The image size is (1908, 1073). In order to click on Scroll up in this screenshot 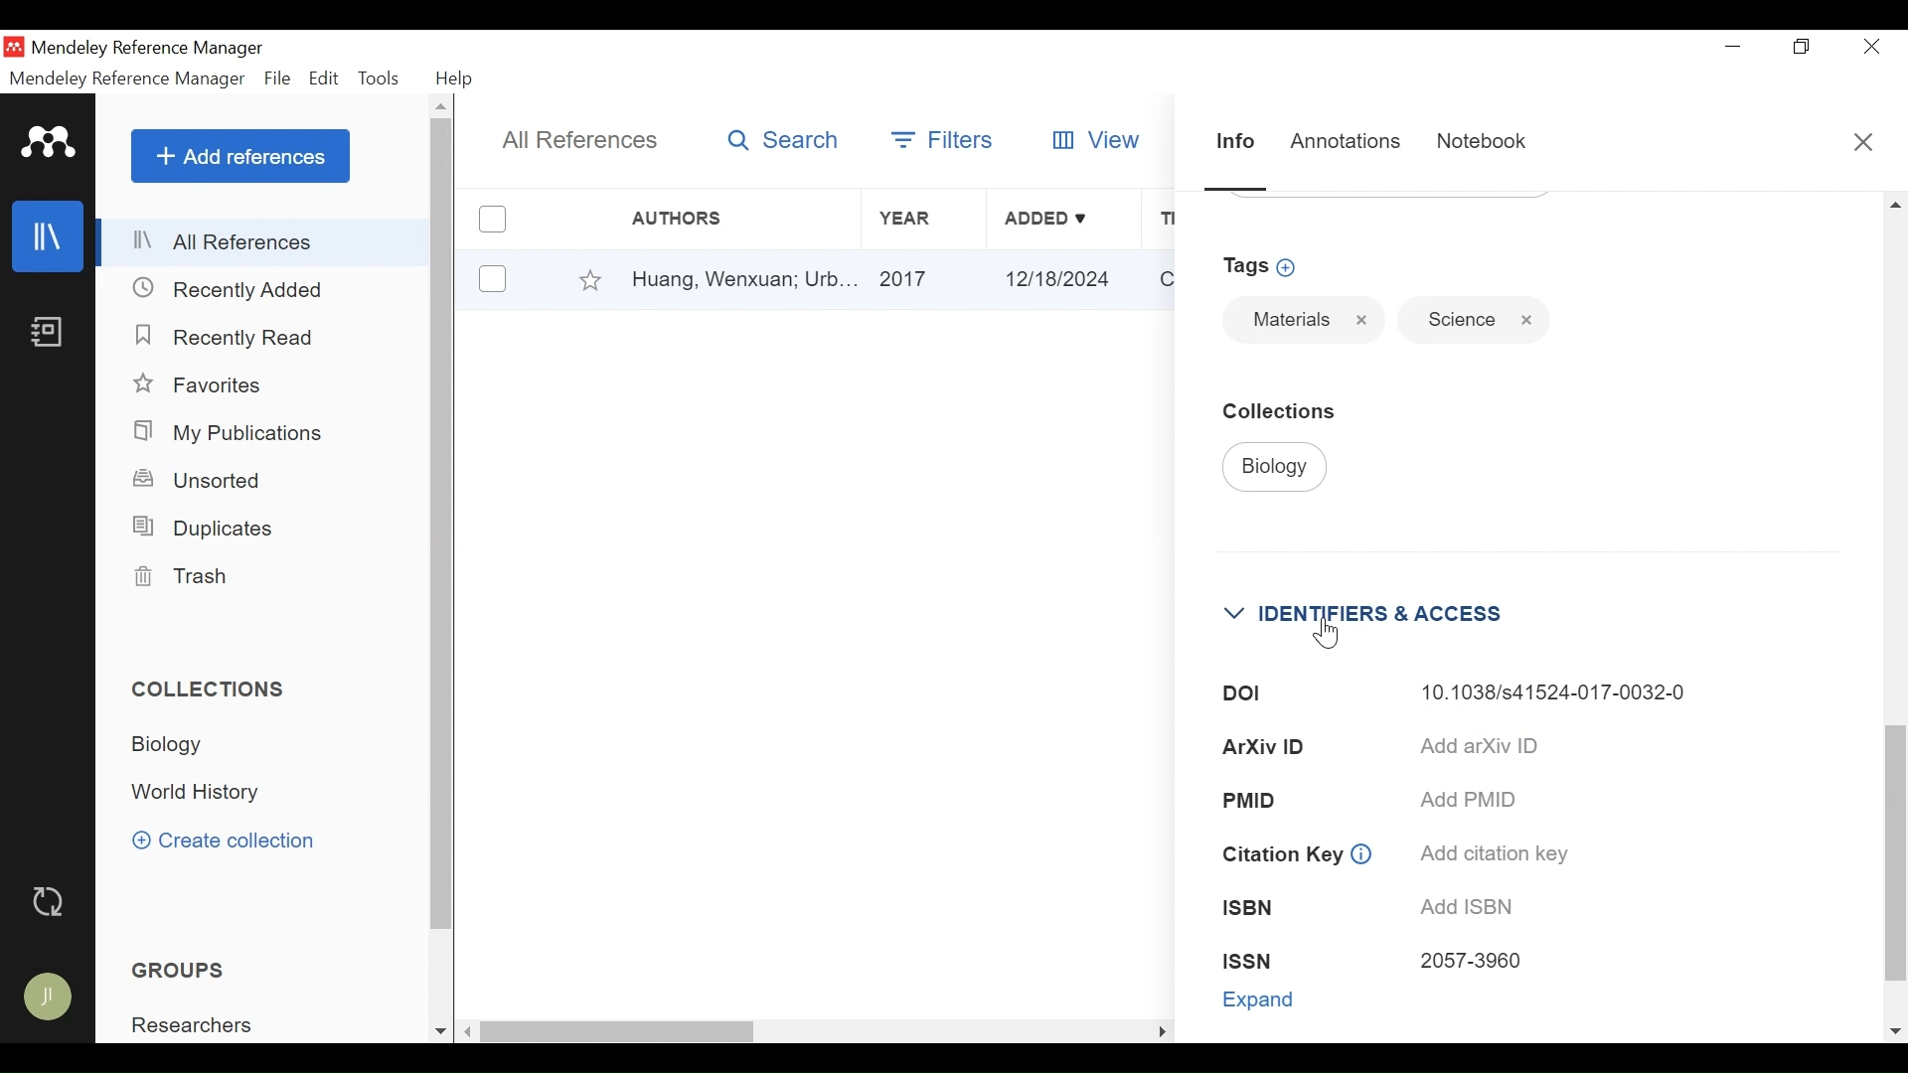, I will do `click(443, 107)`.